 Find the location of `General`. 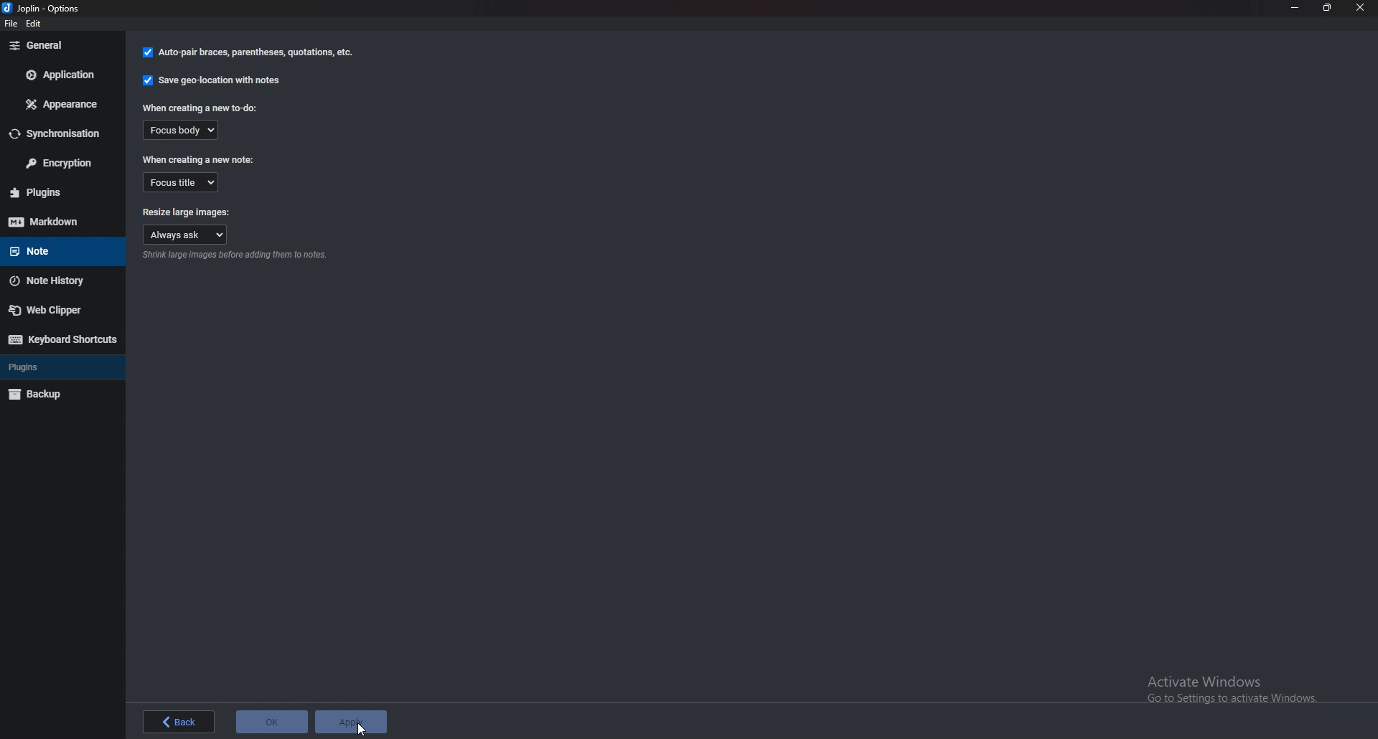

General is located at coordinates (57, 45).